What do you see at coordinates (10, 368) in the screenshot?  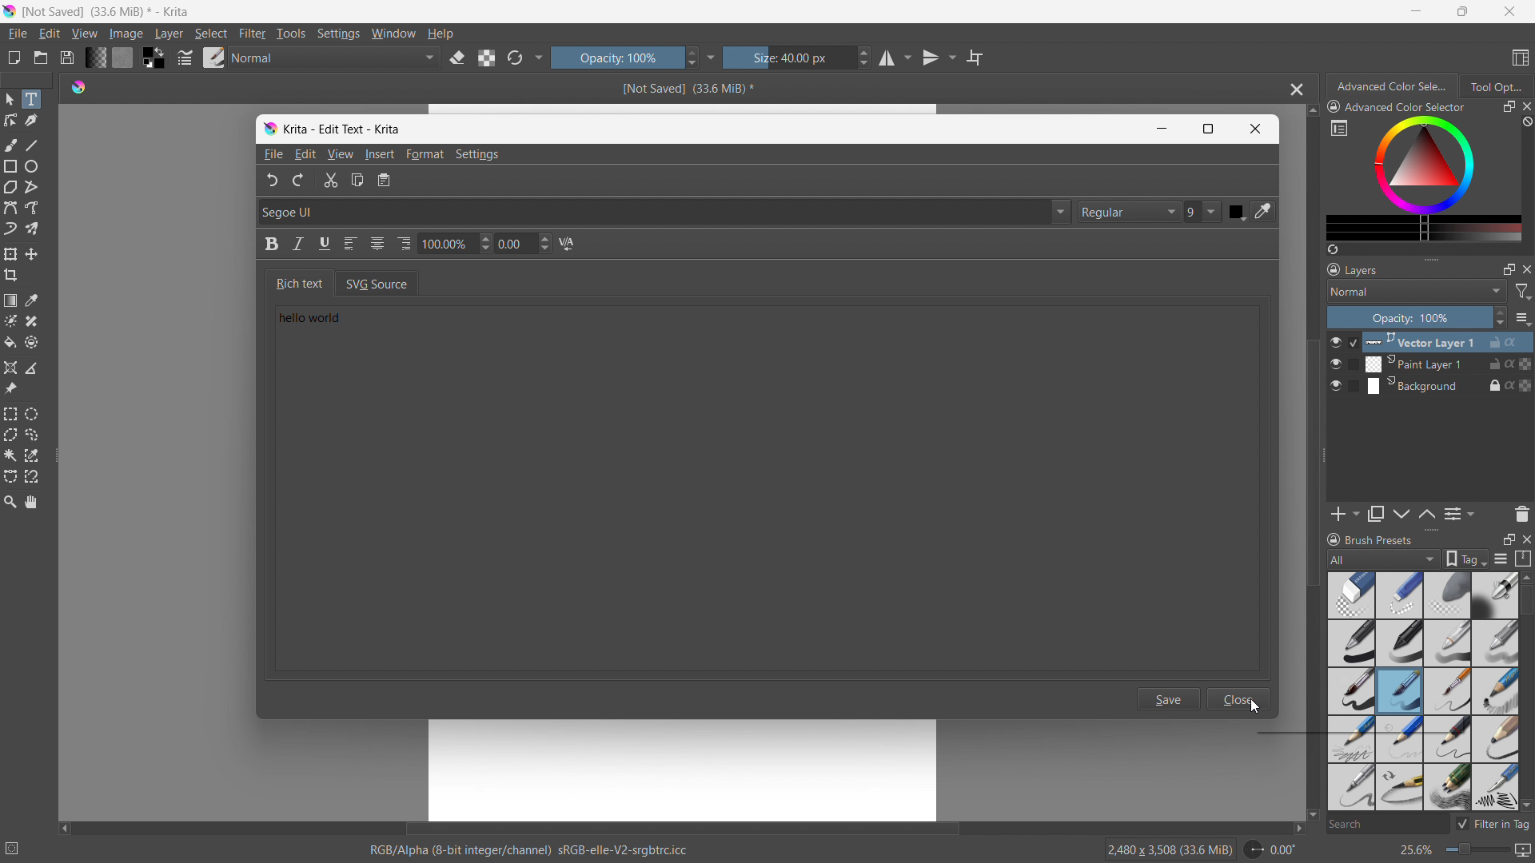 I see `assistant tool` at bounding box center [10, 368].